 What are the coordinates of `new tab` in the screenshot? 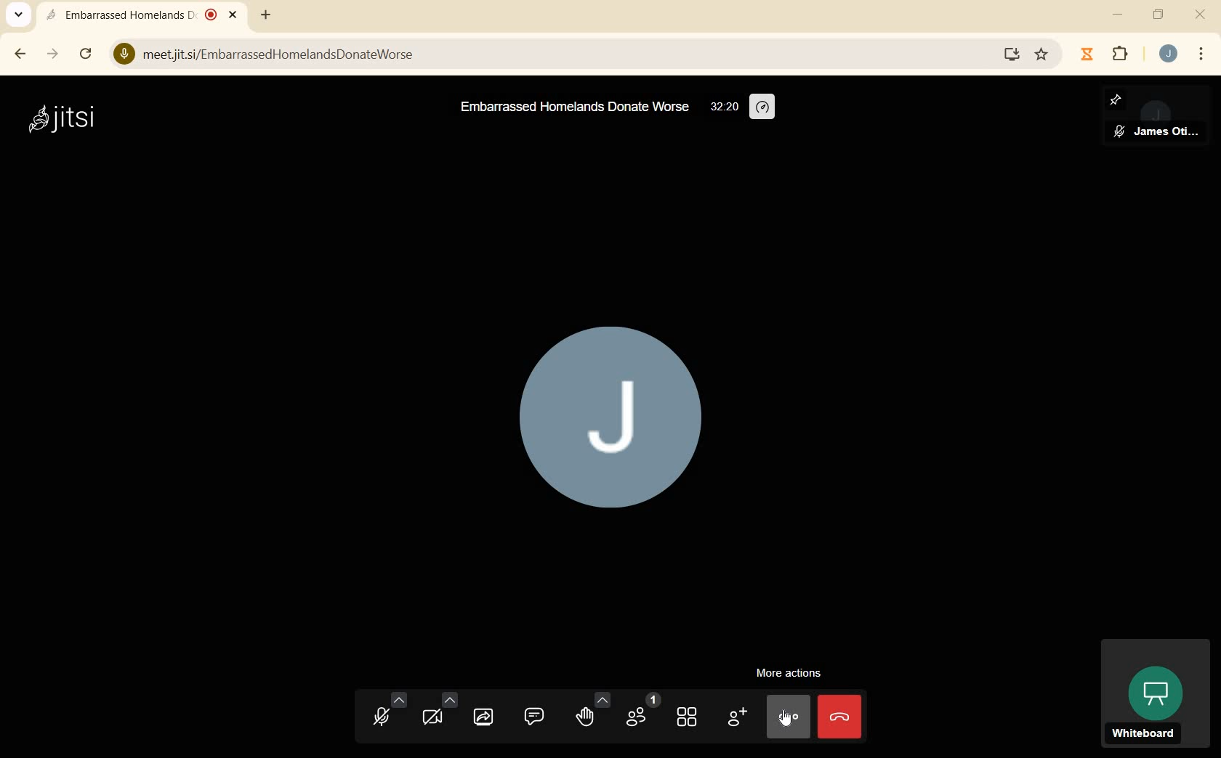 It's located at (265, 16).